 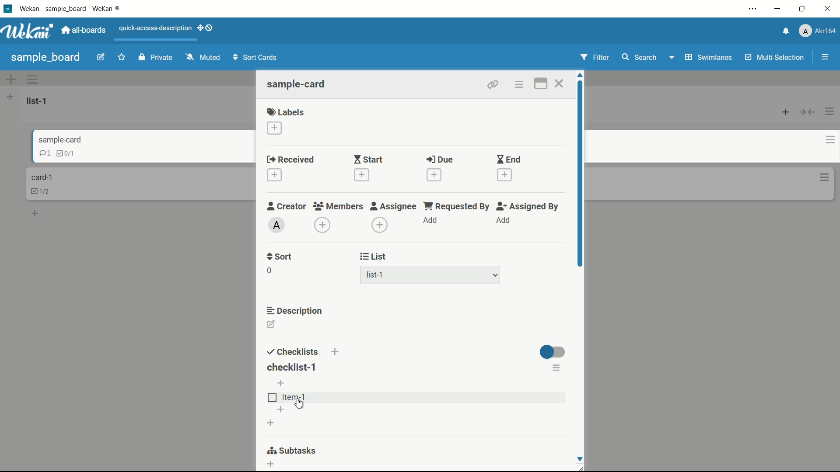 I want to click on end, so click(x=509, y=159).